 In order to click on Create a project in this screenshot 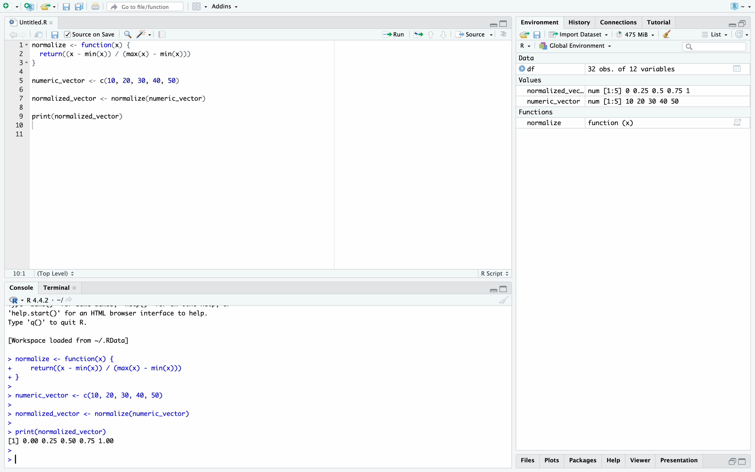, I will do `click(29, 7)`.